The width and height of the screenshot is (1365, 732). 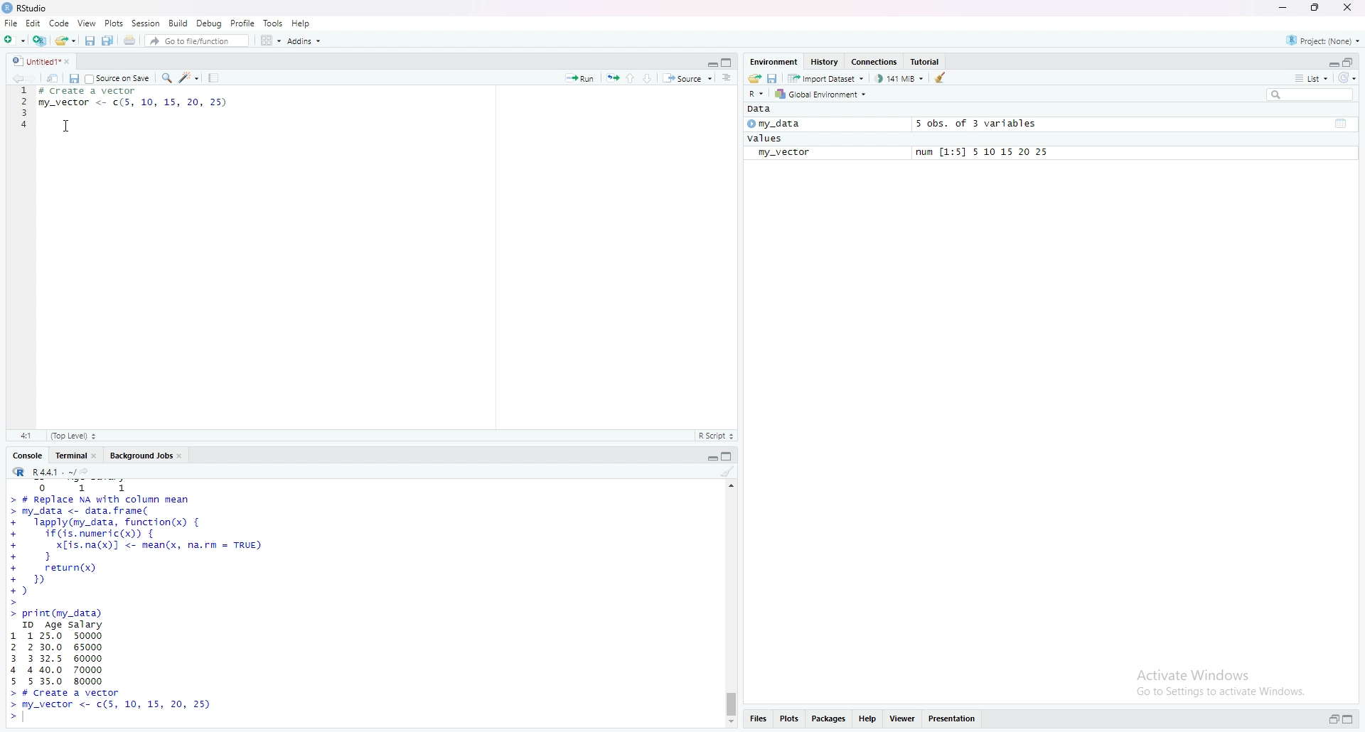 I want to click on data frame code, so click(x=141, y=100).